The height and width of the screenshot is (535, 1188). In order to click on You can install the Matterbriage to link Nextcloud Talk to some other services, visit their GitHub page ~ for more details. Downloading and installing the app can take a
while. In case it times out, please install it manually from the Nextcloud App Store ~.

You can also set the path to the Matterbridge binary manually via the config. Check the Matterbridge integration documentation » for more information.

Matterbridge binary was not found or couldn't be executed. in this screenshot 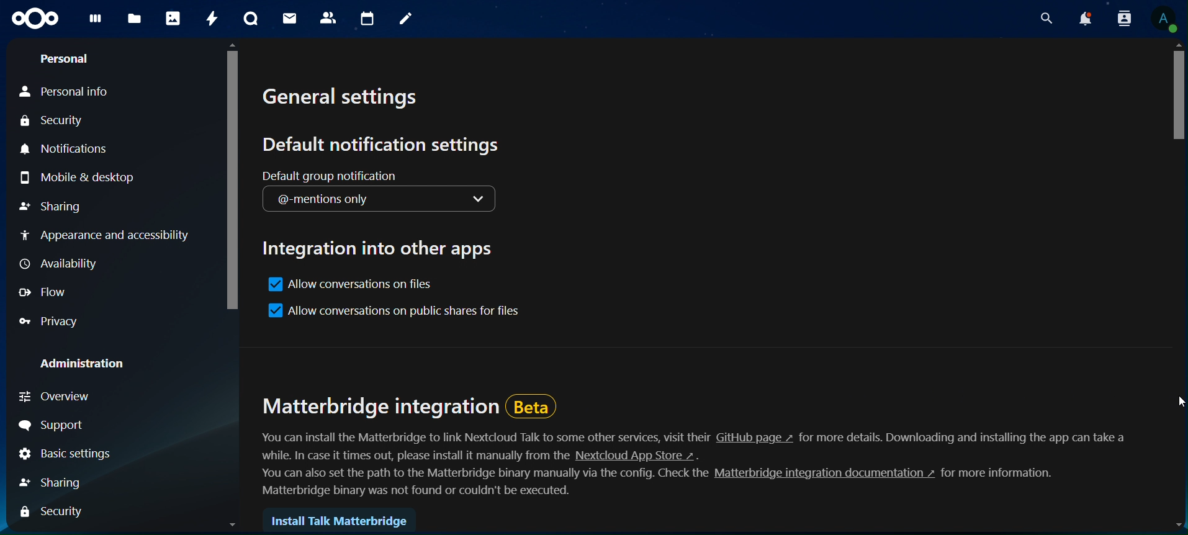, I will do `click(698, 467)`.